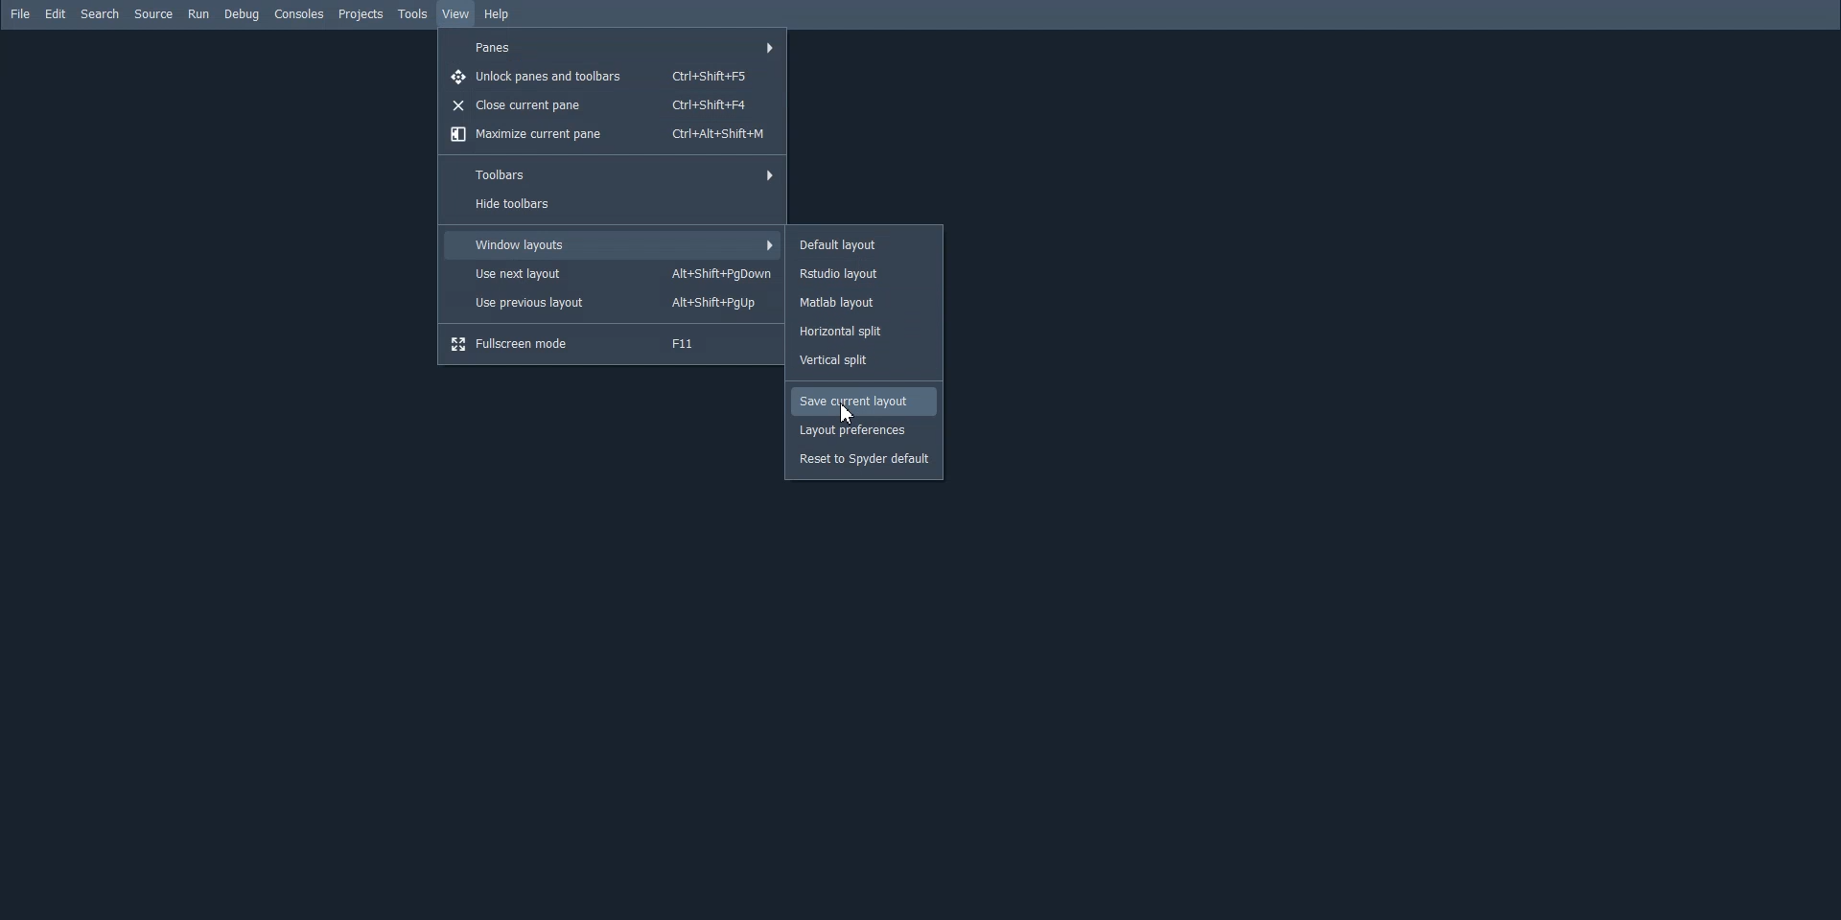 Image resolution: width=1841 pixels, height=920 pixels. I want to click on Rstudio layout, so click(864, 274).